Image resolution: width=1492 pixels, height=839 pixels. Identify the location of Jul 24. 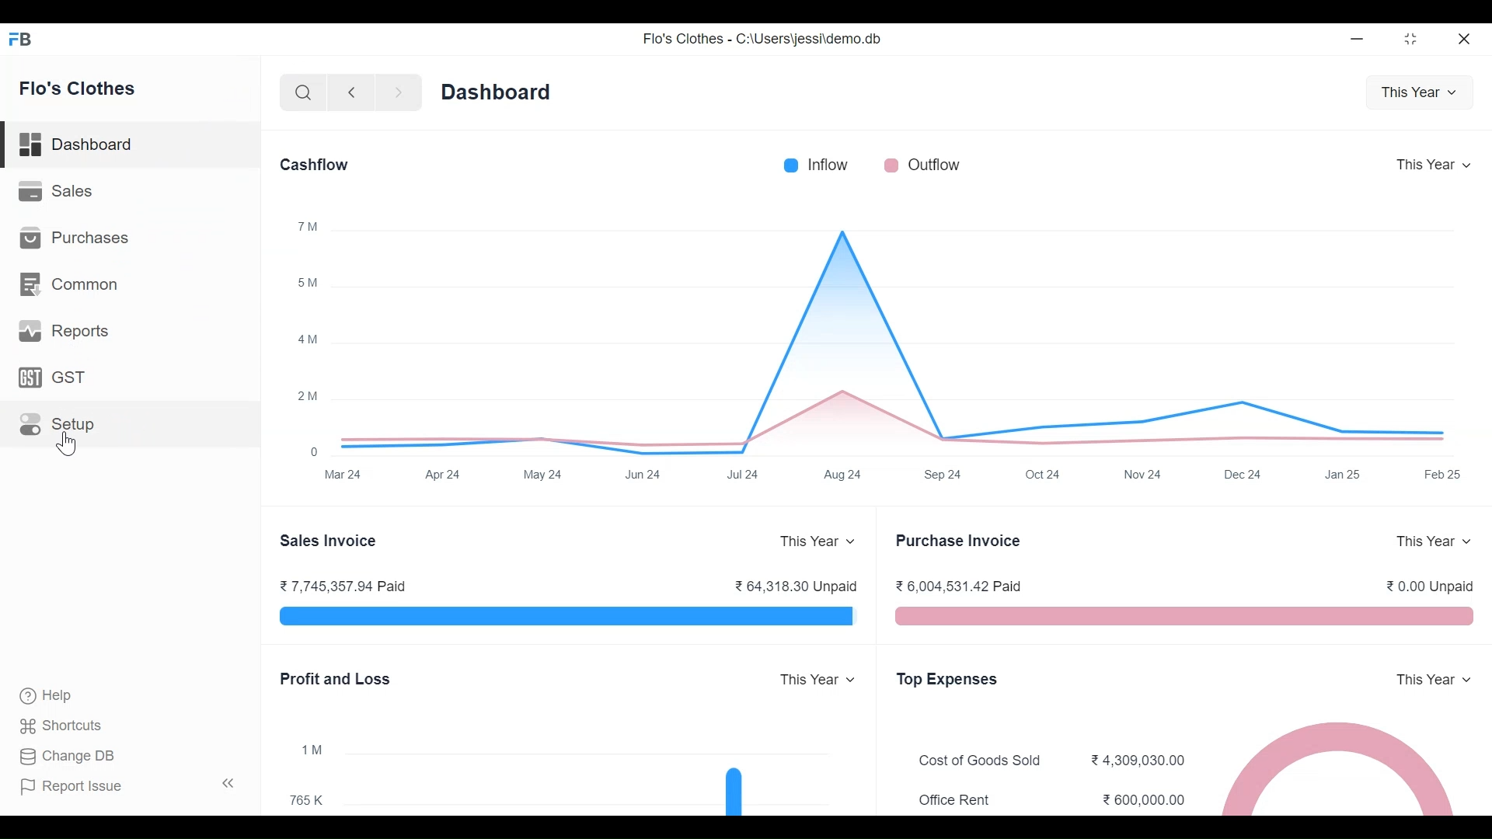
(746, 474).